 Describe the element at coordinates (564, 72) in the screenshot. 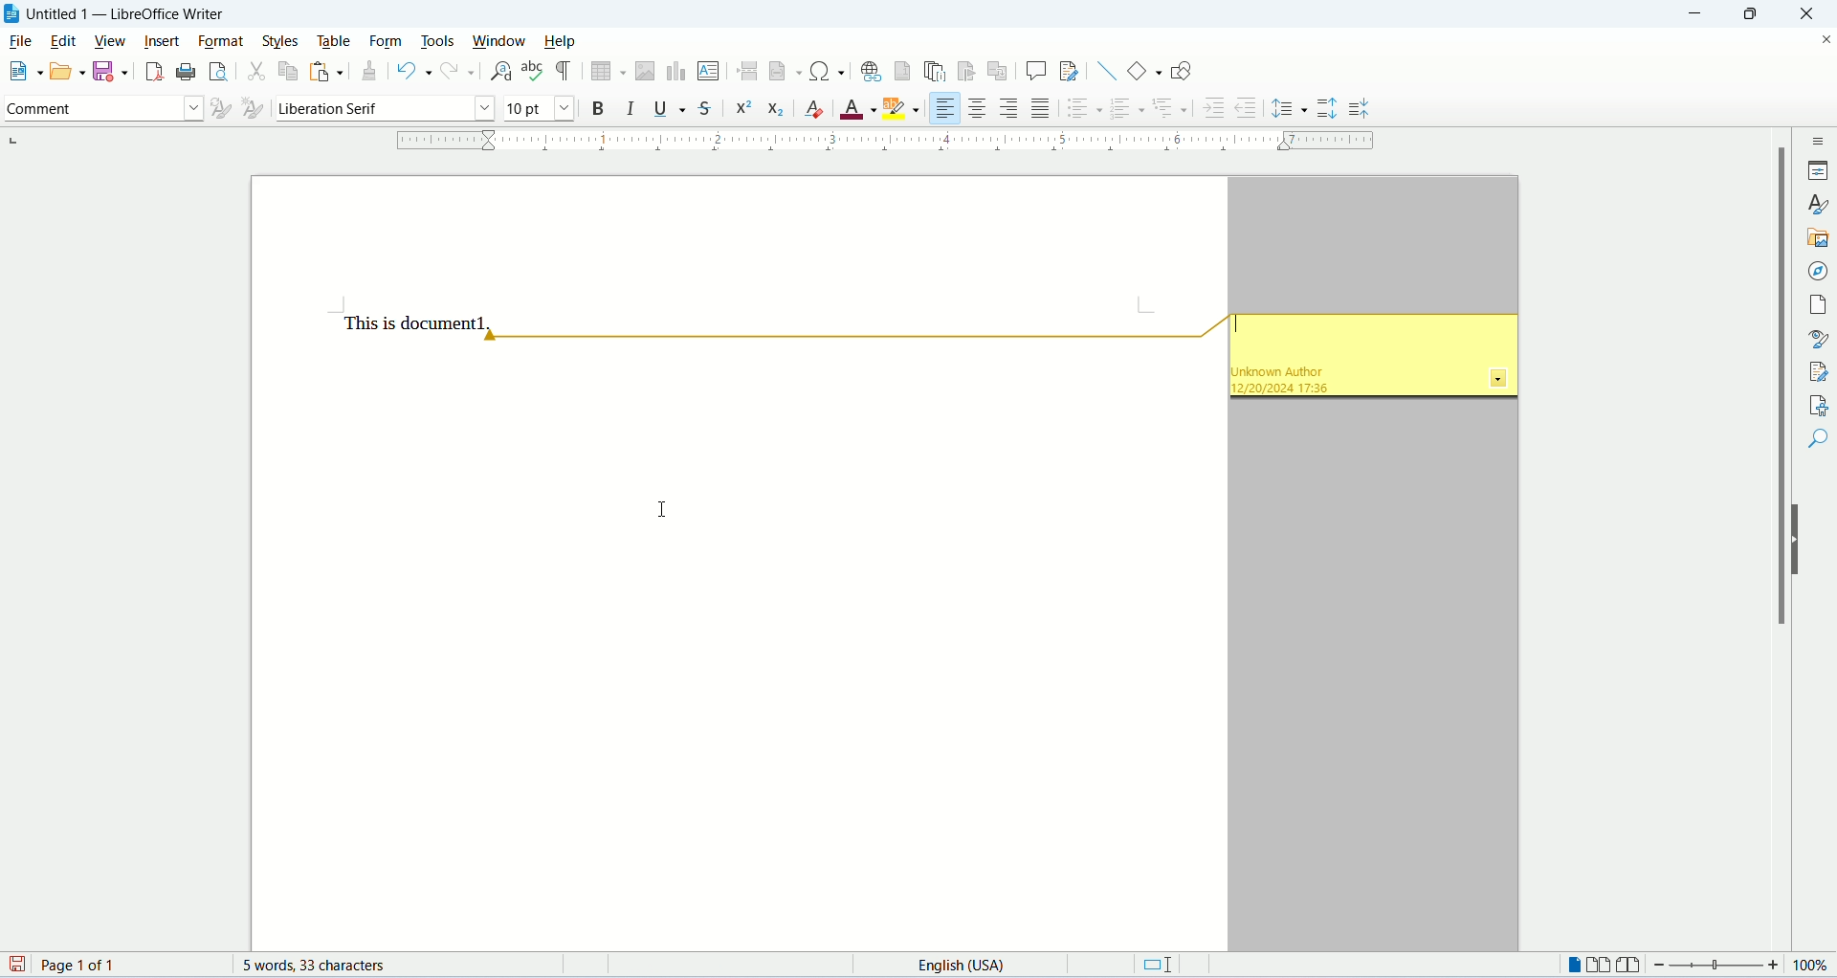

I see `formatting marks` at that location.